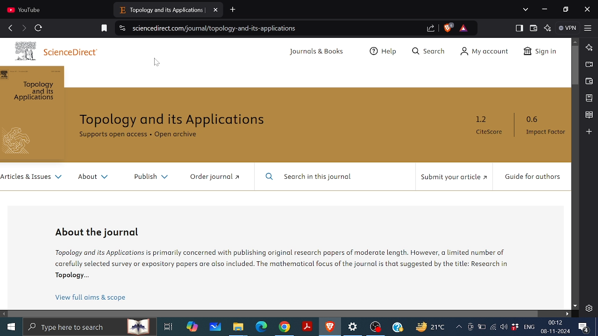 Image resolution: width=598 pixels, height=336 pixels. What do you see at coordinates (217, 28) in the screenshot?
I see `Web address of the current page` at bounding box center [217, 28].